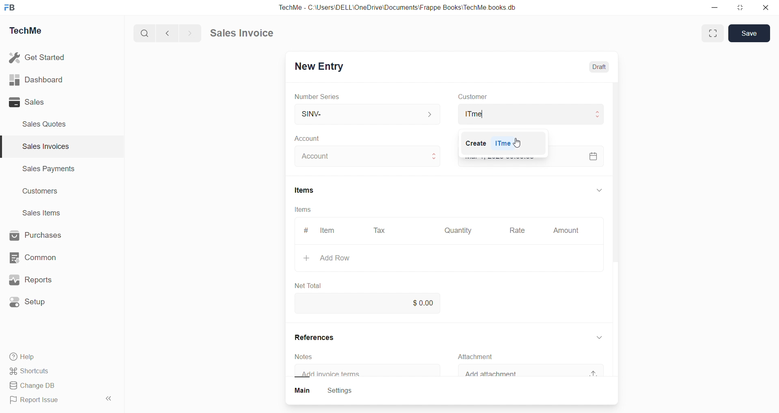 This screenshot has height=413, width=779. I want to click on TechMe - C-\Users\DELL\OneDrive\Documents\Frappe Books'TechMe books db, so click(406, 6).